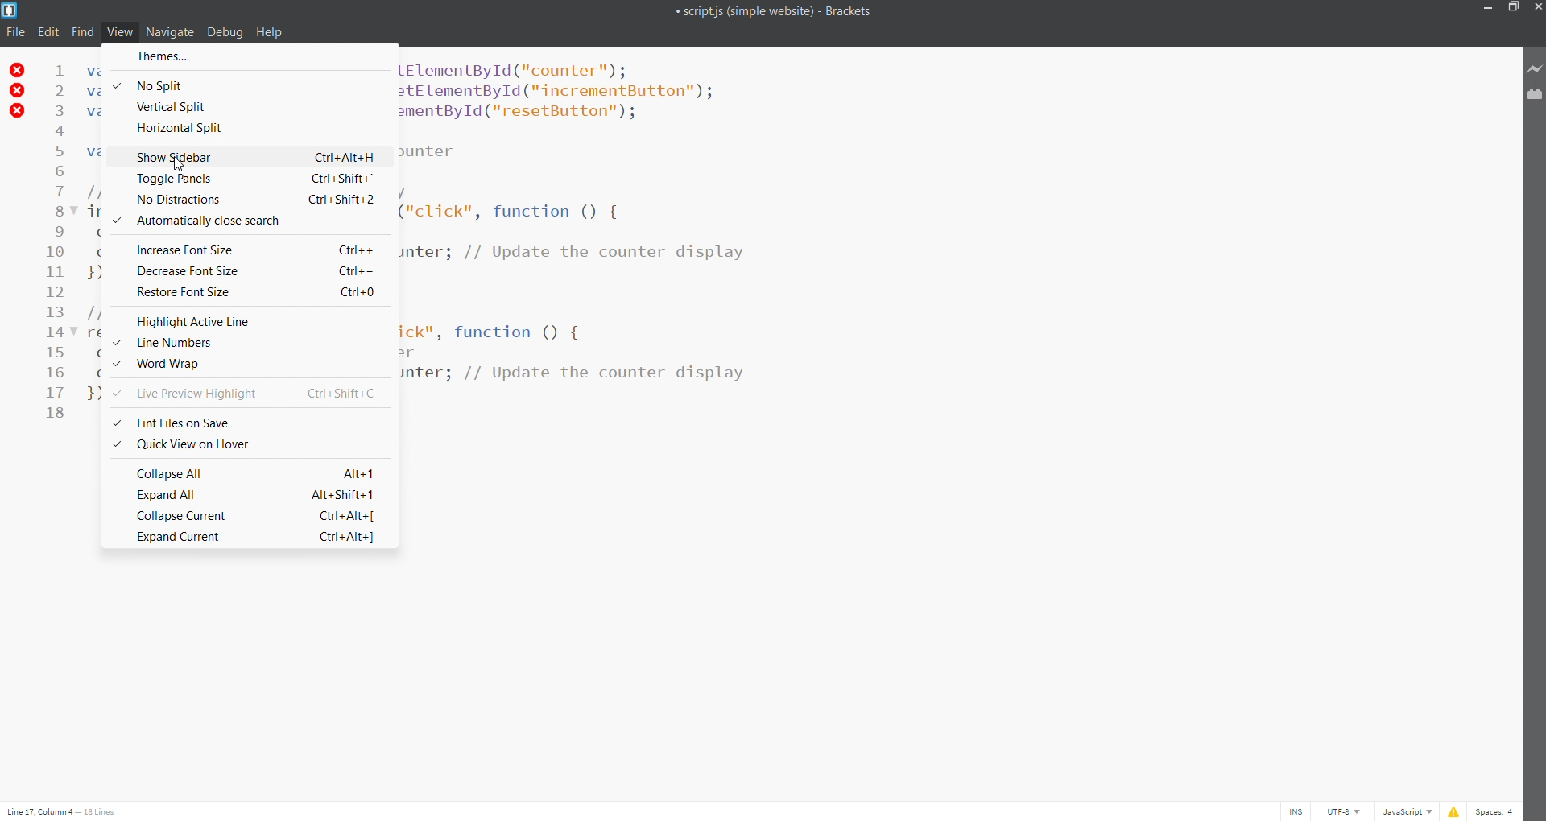  Describe the element at coordinates (246, 321) in the screenshot. I see `highlight active line` at that location.